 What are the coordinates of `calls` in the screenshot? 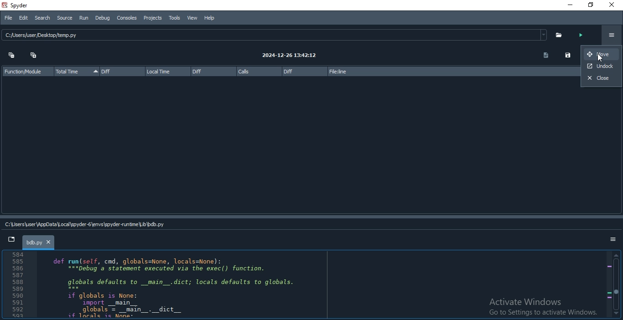 It's located at (257, 71).